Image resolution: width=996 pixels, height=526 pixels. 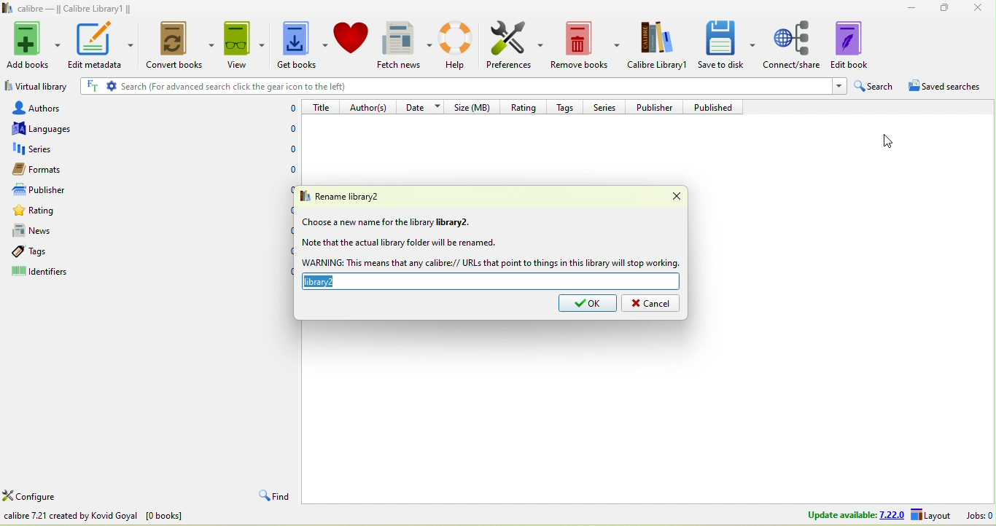 What do you see at coordinates (272, 497) in the screenshot?
I see `find` at bounding box center [272, 497].